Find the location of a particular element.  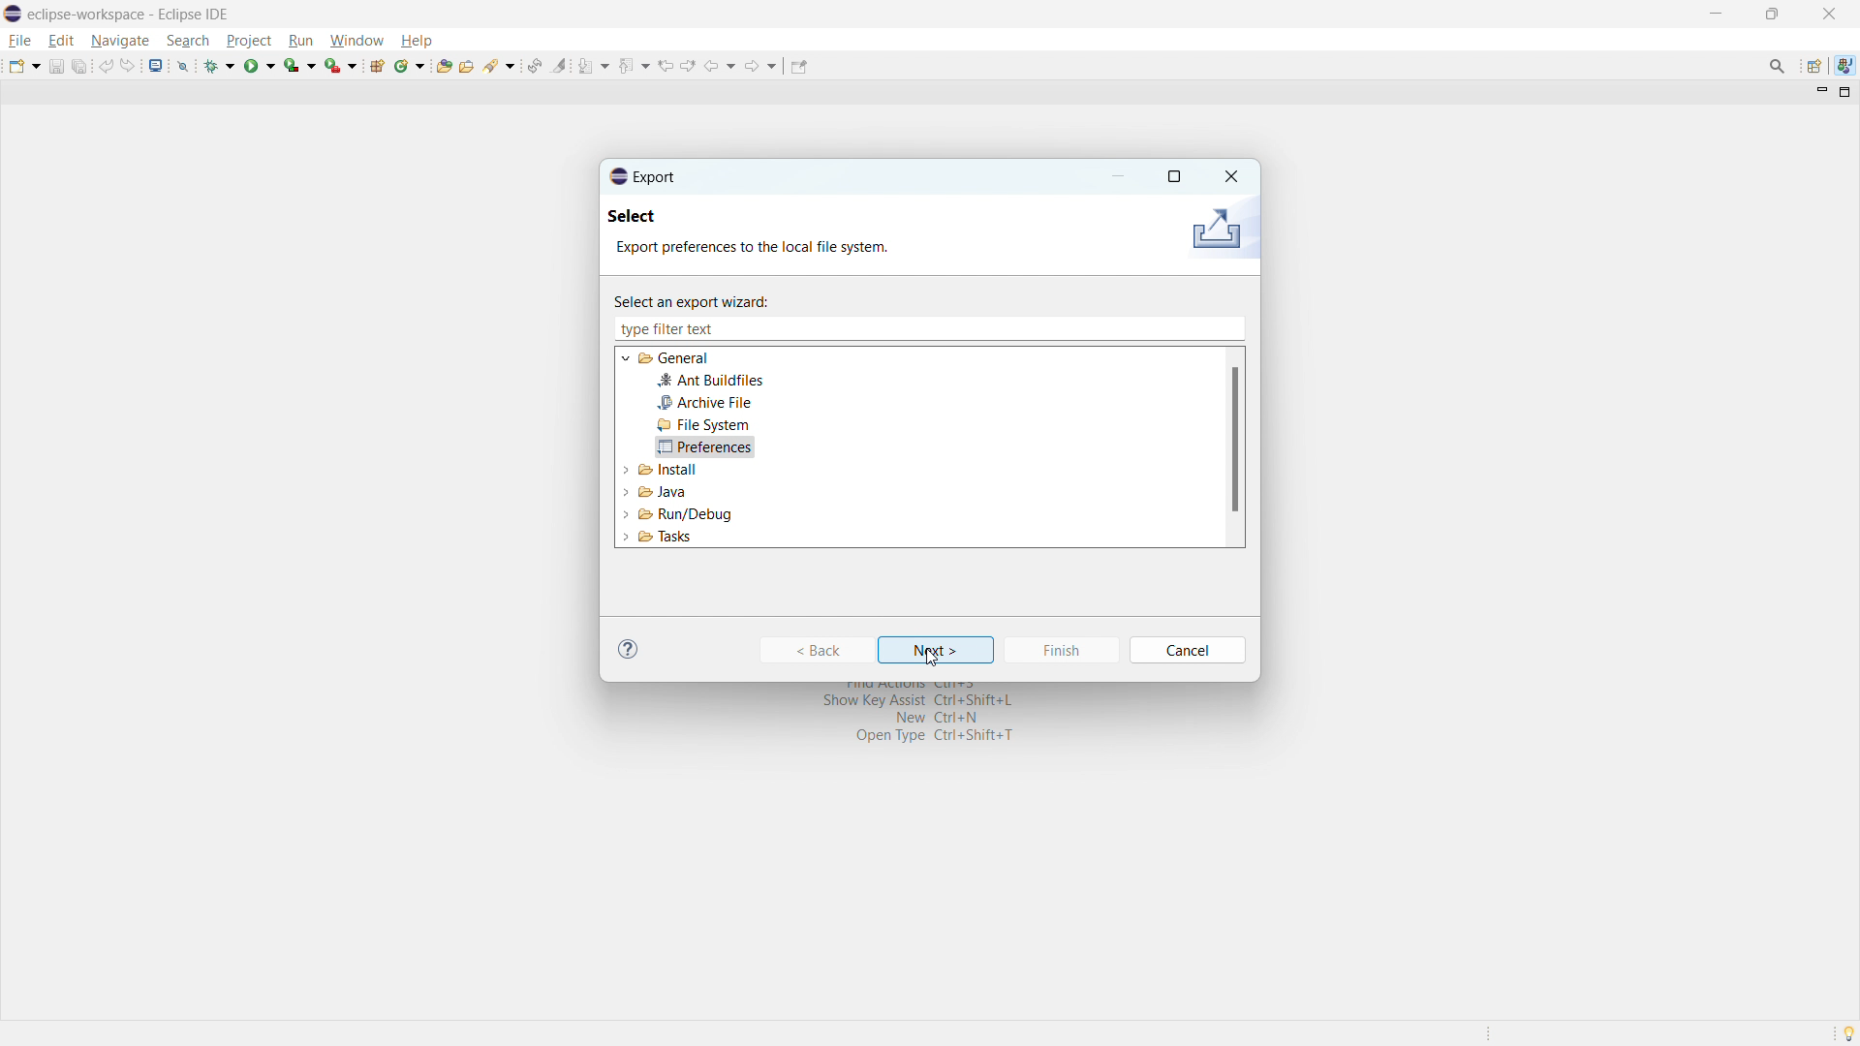

archive file is located at coordinates (704, 403).